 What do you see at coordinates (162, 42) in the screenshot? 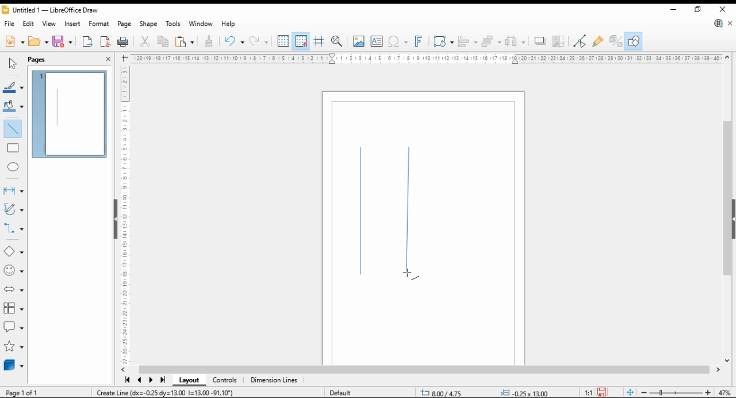
I see `copy` at bounding box center [162, 42].